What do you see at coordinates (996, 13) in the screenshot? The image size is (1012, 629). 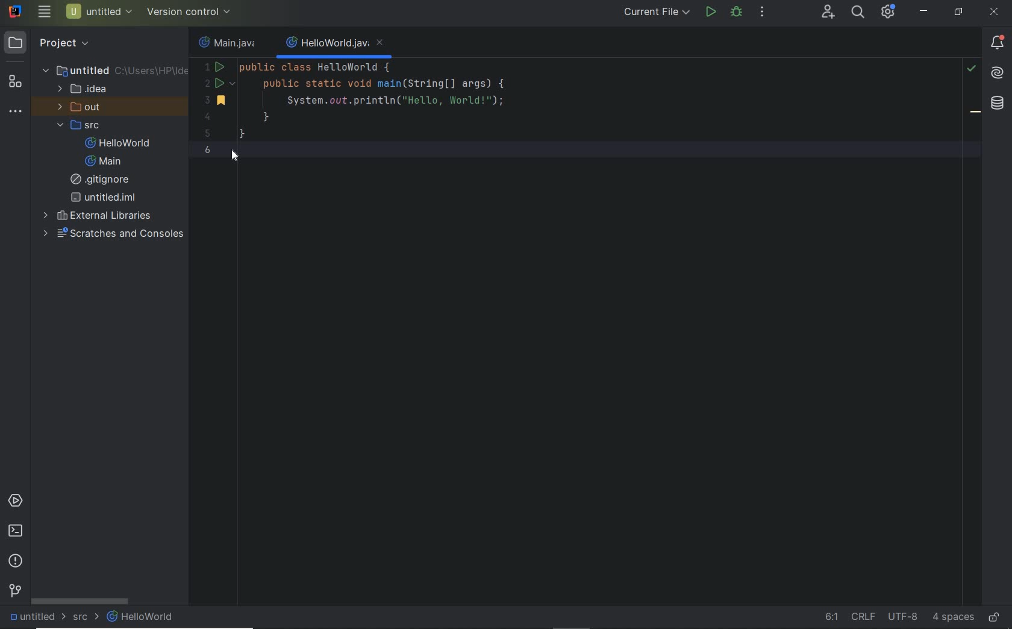 I see `close` at bounding box center [996, 13].